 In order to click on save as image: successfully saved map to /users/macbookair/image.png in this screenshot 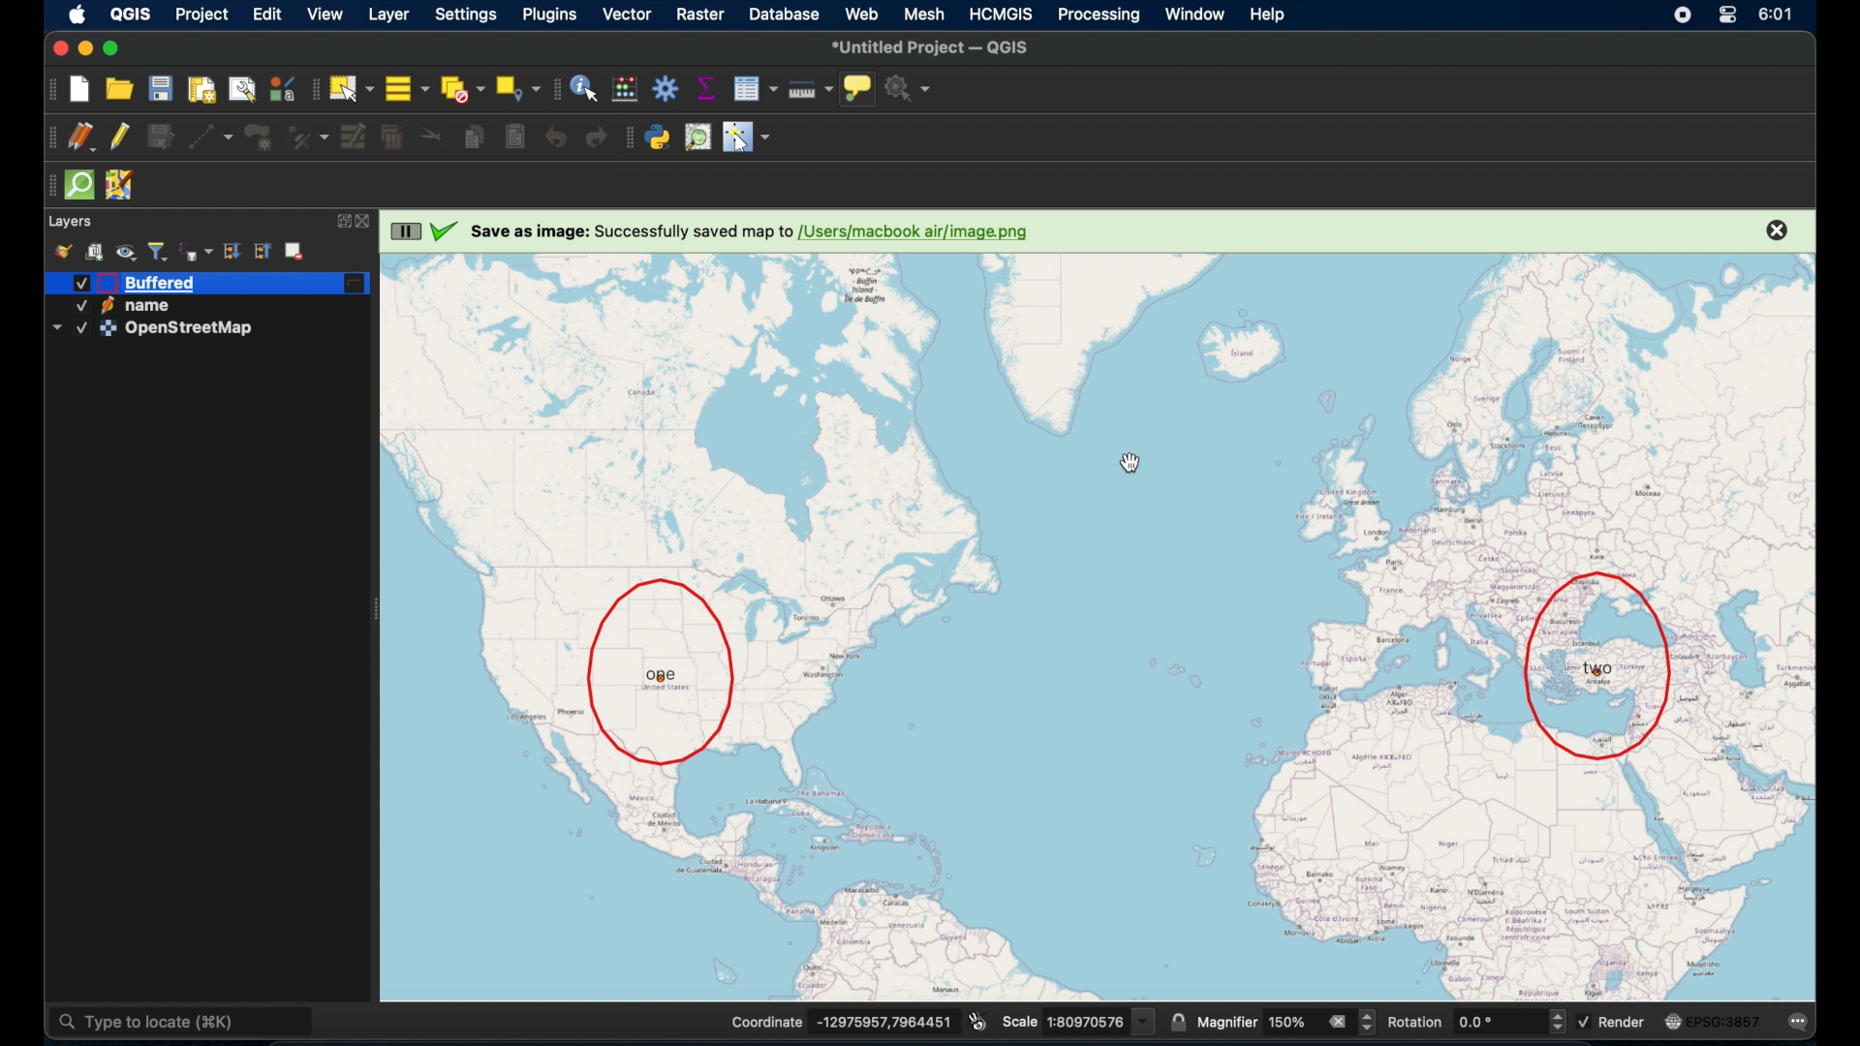, I will do `click(759, 231)`.